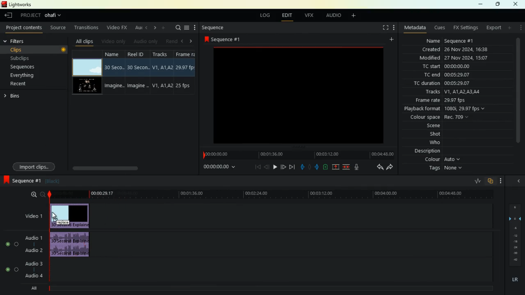  Describe the element at coordinates (16, 97) in the screenshot. I see `bins` at that location.